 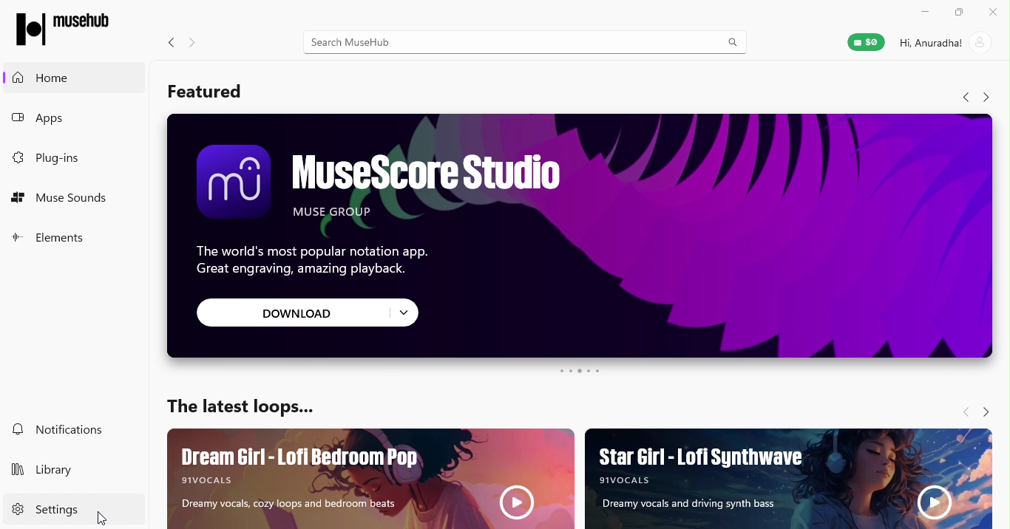 I want to click on Elements, so click(x=58, y=238).